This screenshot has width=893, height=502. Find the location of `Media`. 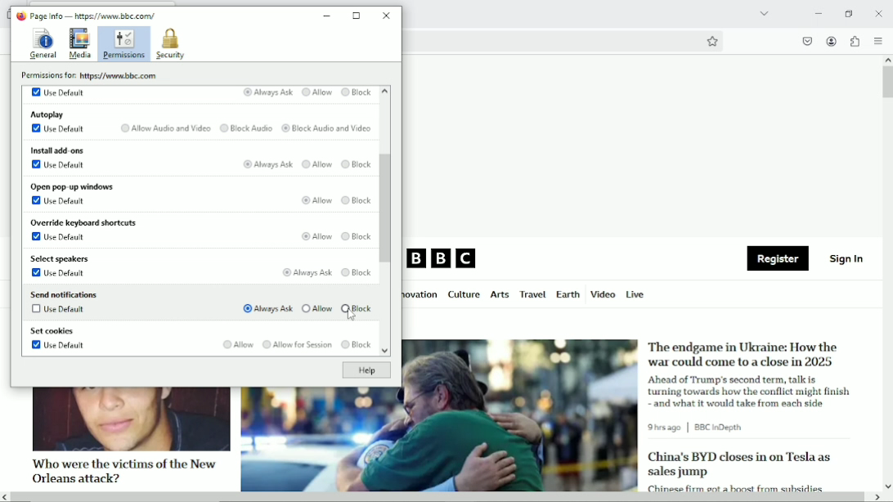

Media is located at coordinates (80, 44).